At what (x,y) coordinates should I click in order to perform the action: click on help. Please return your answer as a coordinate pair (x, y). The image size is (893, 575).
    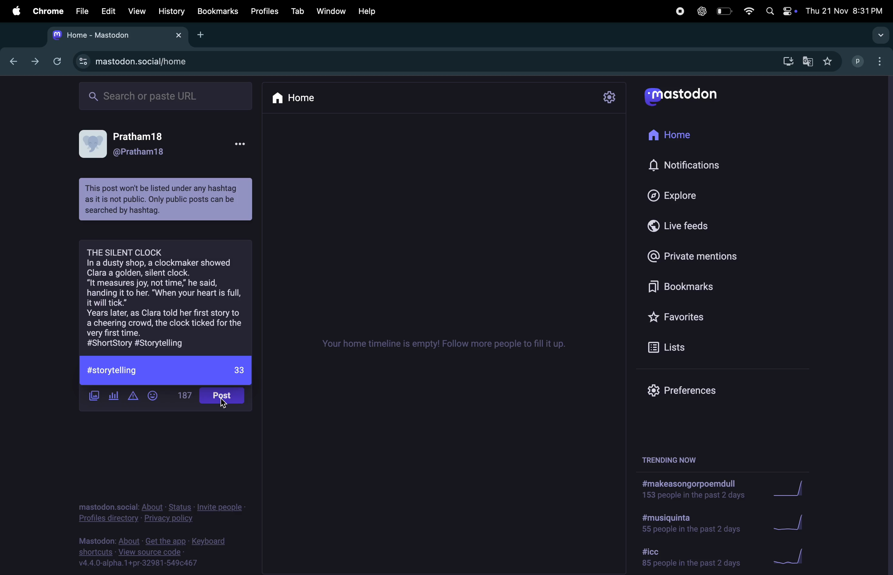
    Looking at the image, I should click on (365, 12).